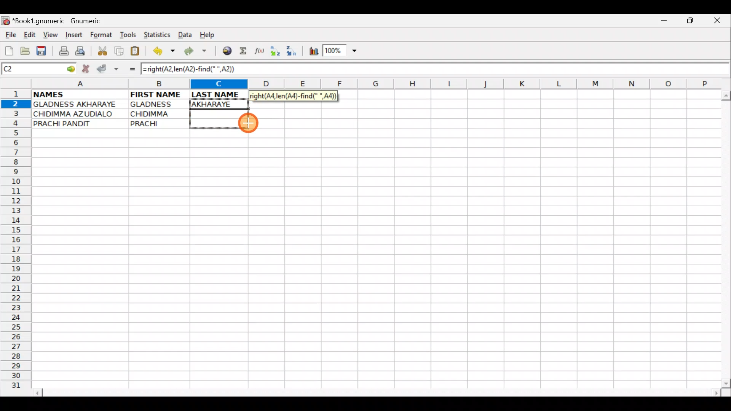  What do you see at coordinates (102, 50) in the screenshot?
I see `Cut selection` at bounding box center [102, 50].